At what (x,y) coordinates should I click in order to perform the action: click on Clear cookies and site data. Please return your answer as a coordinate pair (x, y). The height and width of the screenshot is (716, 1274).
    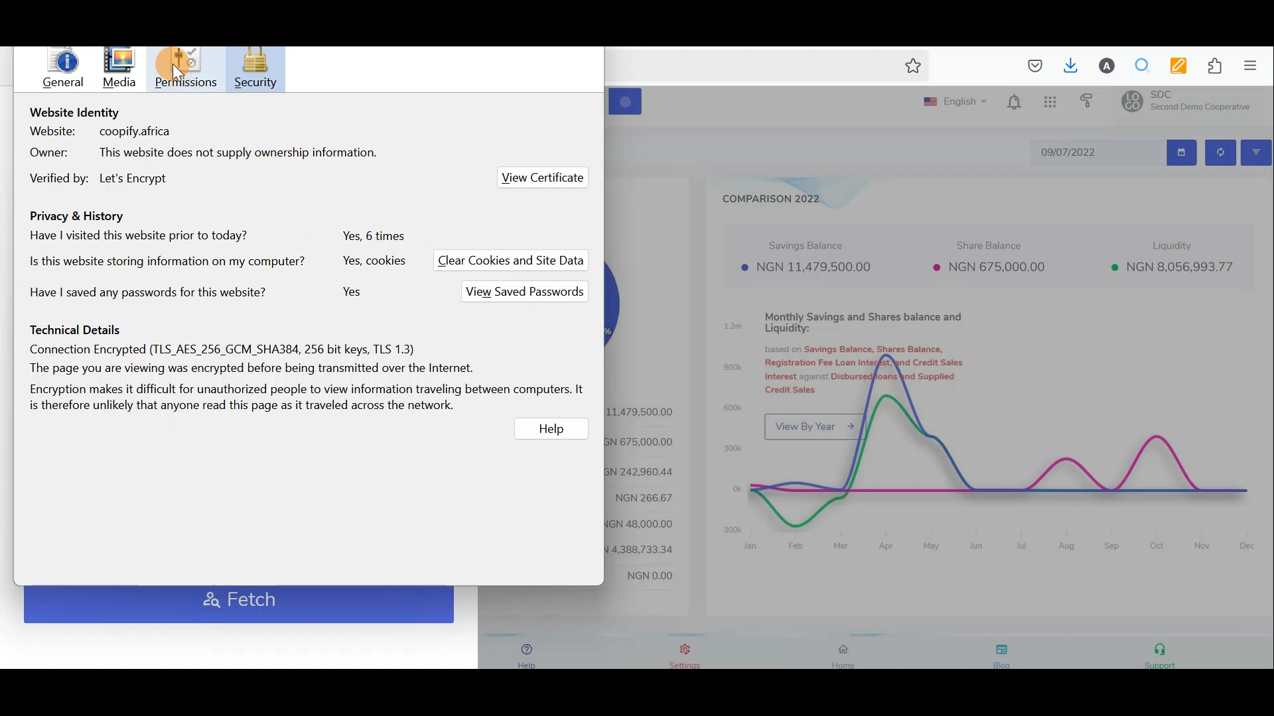
    Looking at the image, I should click on (519, 261).